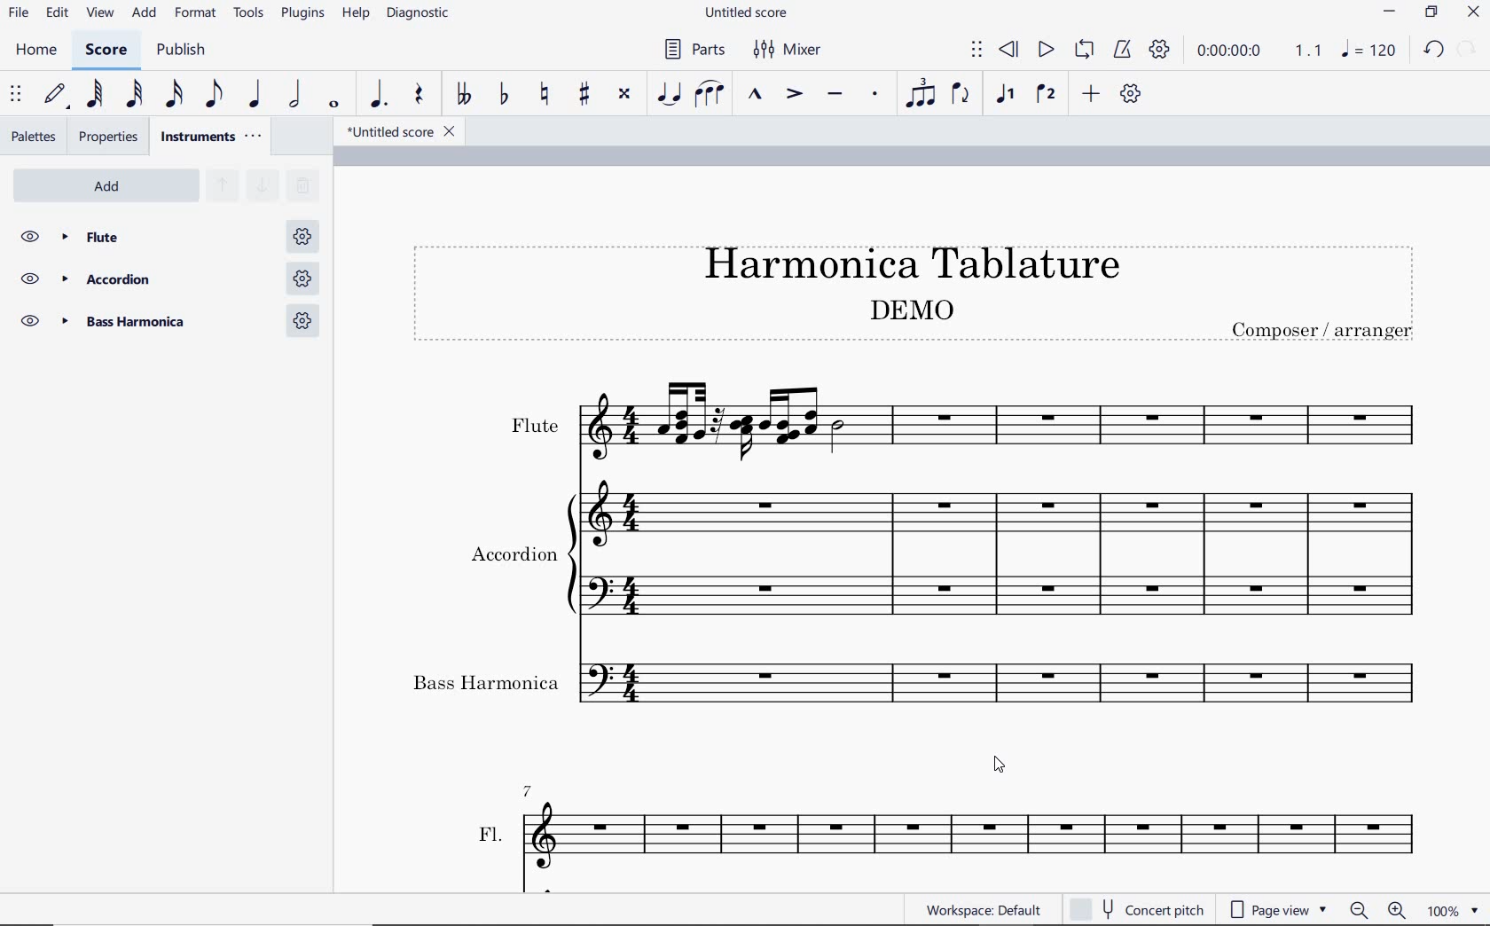 This screenshot has width=1490, height=926. Describe the element at coordinates (256, 94) in the screenshot. I see `quarter note` at that location.